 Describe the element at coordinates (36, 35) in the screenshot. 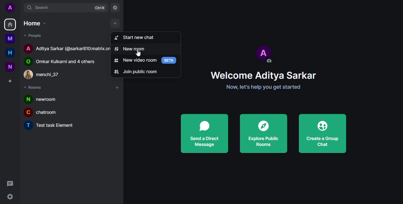

I see `people dropdown` at that location.